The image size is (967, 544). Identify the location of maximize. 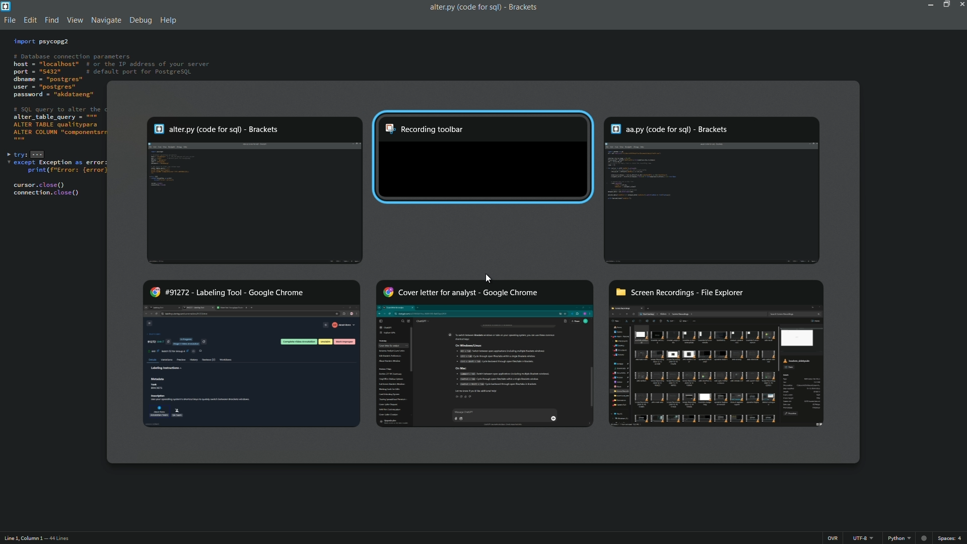
(945, 5).